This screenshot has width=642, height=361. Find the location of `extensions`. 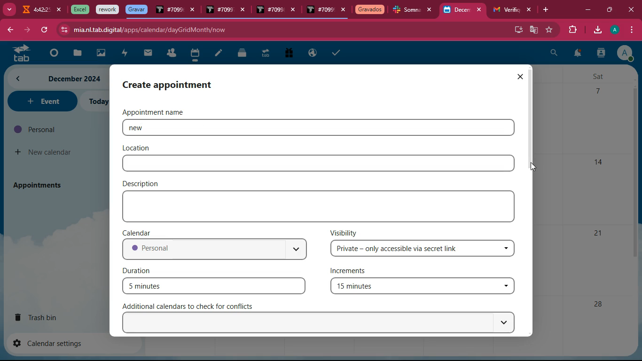

extensions is located at coordinates (571, 30).